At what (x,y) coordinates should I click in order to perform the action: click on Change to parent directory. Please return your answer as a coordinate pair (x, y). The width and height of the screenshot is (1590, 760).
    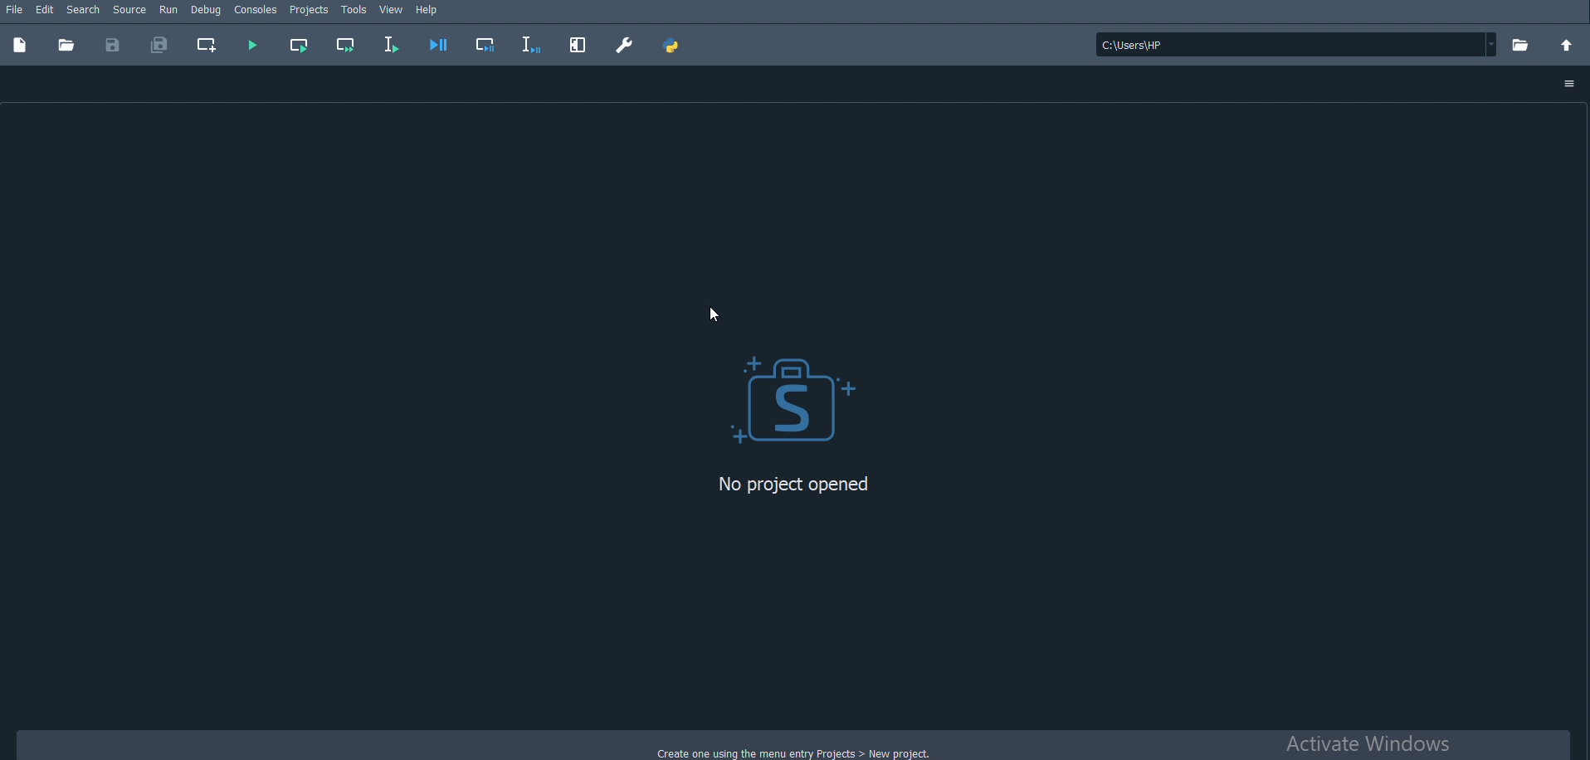
    Looking at the image, I should click on (1567, 45).